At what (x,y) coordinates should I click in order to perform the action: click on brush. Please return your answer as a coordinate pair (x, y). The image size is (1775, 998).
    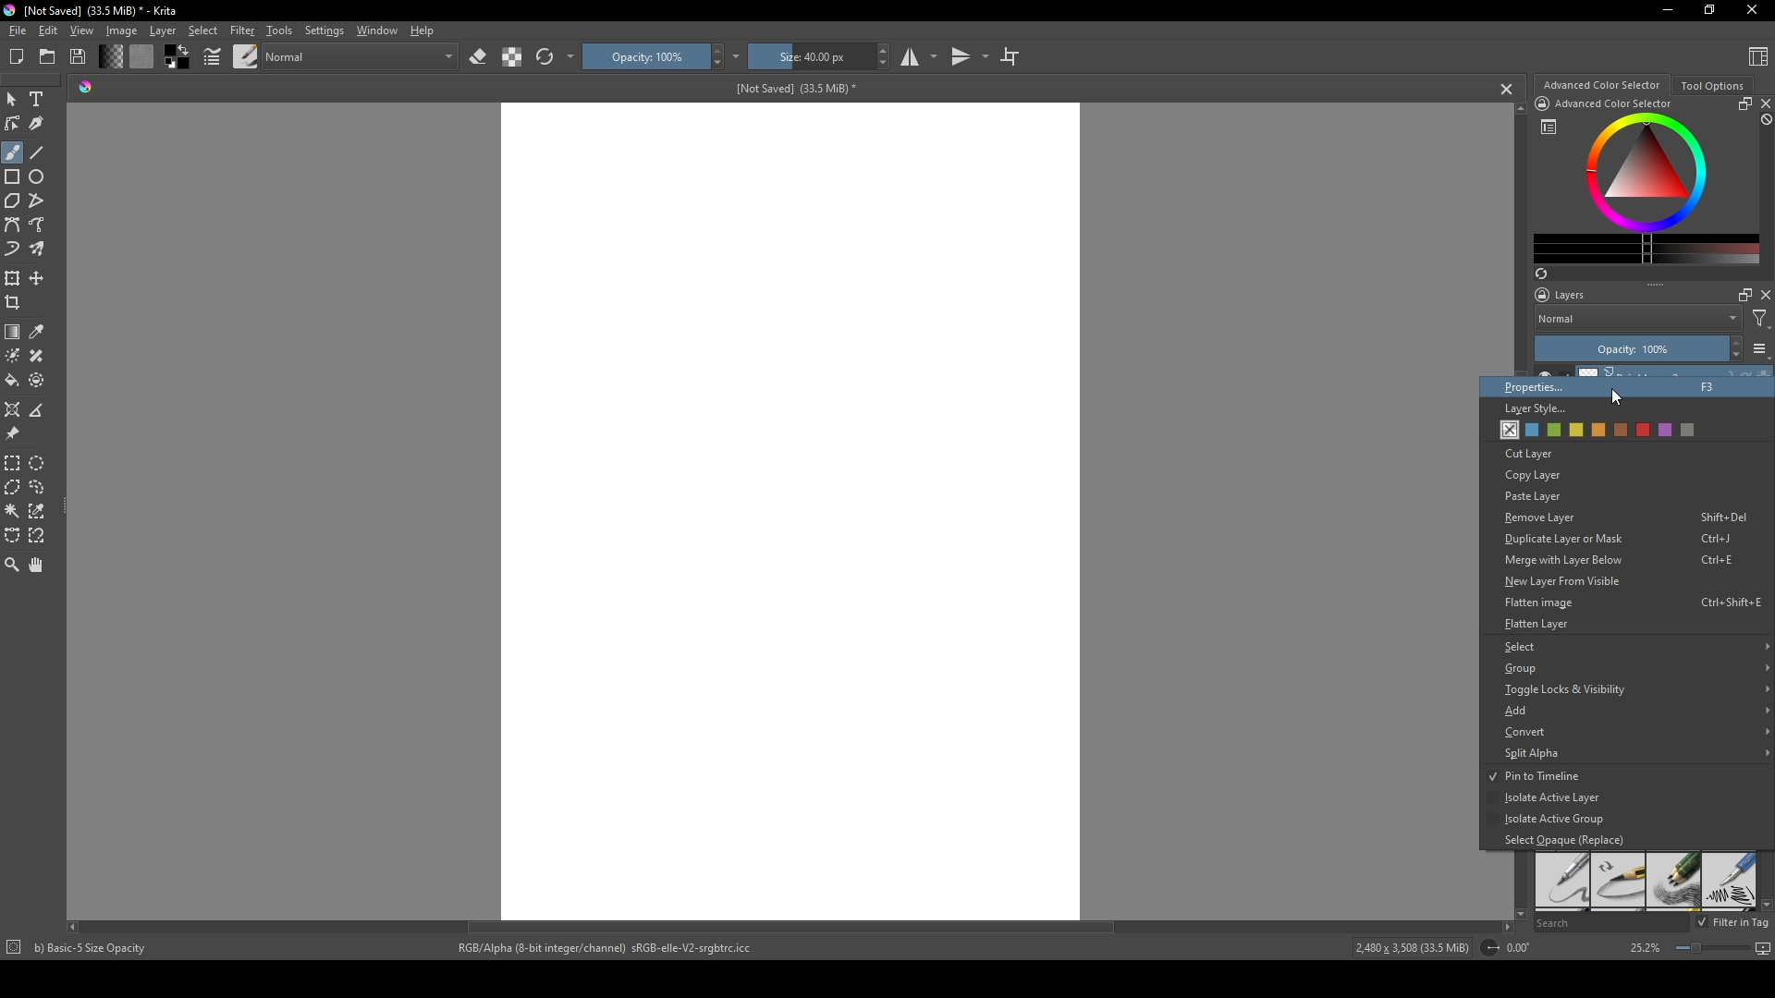
    Looking at the image, I should click on (246, 55).